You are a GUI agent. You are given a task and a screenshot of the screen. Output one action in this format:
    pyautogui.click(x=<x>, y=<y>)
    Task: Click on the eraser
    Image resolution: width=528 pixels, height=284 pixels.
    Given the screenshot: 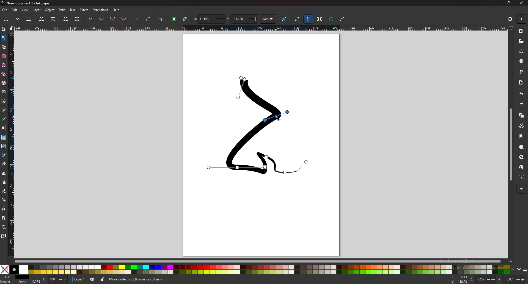 What is the action you would take?
    pyautogui.click(x=4, y=191)
    